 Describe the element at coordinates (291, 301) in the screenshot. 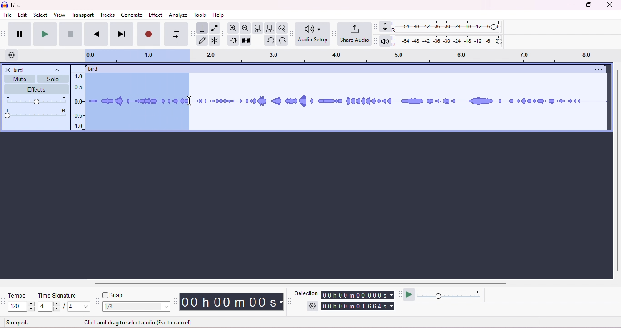

I see `selection tool` at that location.